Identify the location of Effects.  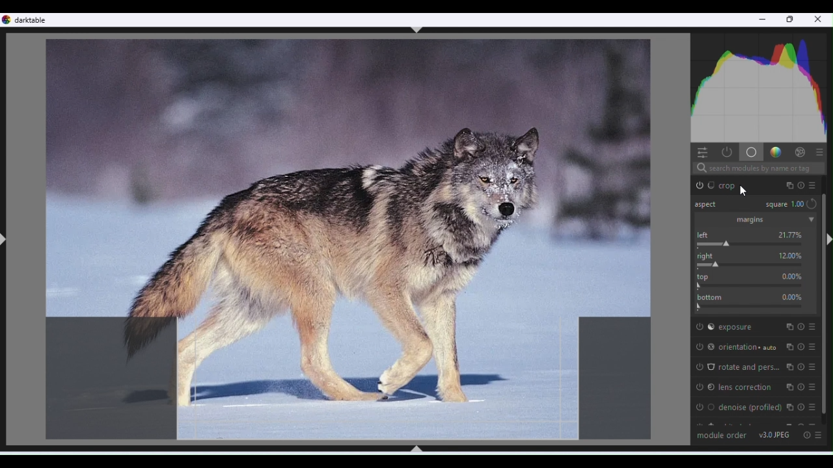
(800, 151).